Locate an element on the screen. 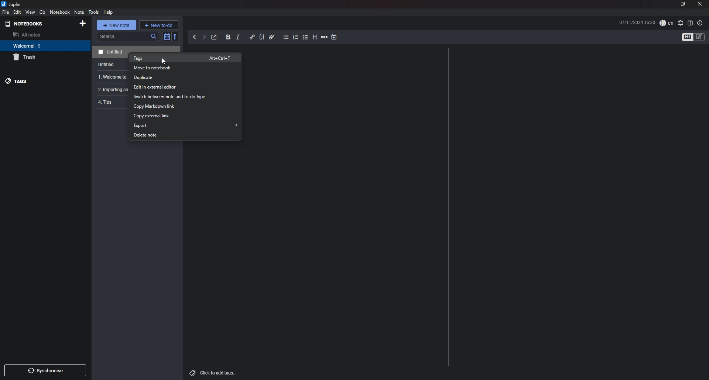 The image size is (709, 380). file is located at coordinates (6, 12).